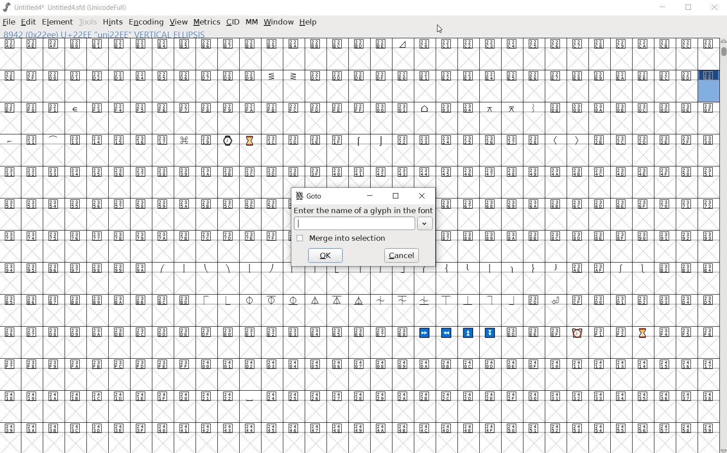 The image size is (727, 453). What do you see at coordinates (9, 21) in the screenshot?
I see `FILE` at bounding box center [9, 21].